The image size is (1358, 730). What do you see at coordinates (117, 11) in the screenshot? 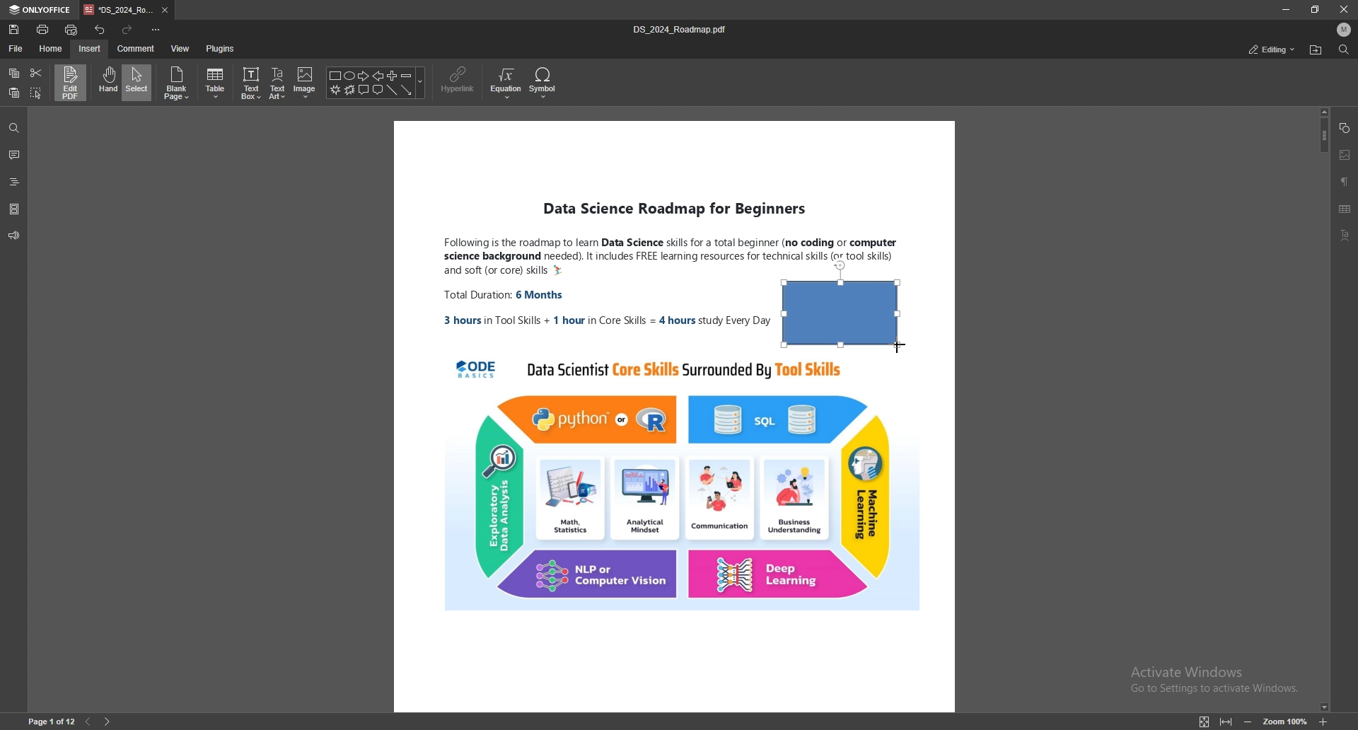
I see `tab` at bounding box center [117, 11].